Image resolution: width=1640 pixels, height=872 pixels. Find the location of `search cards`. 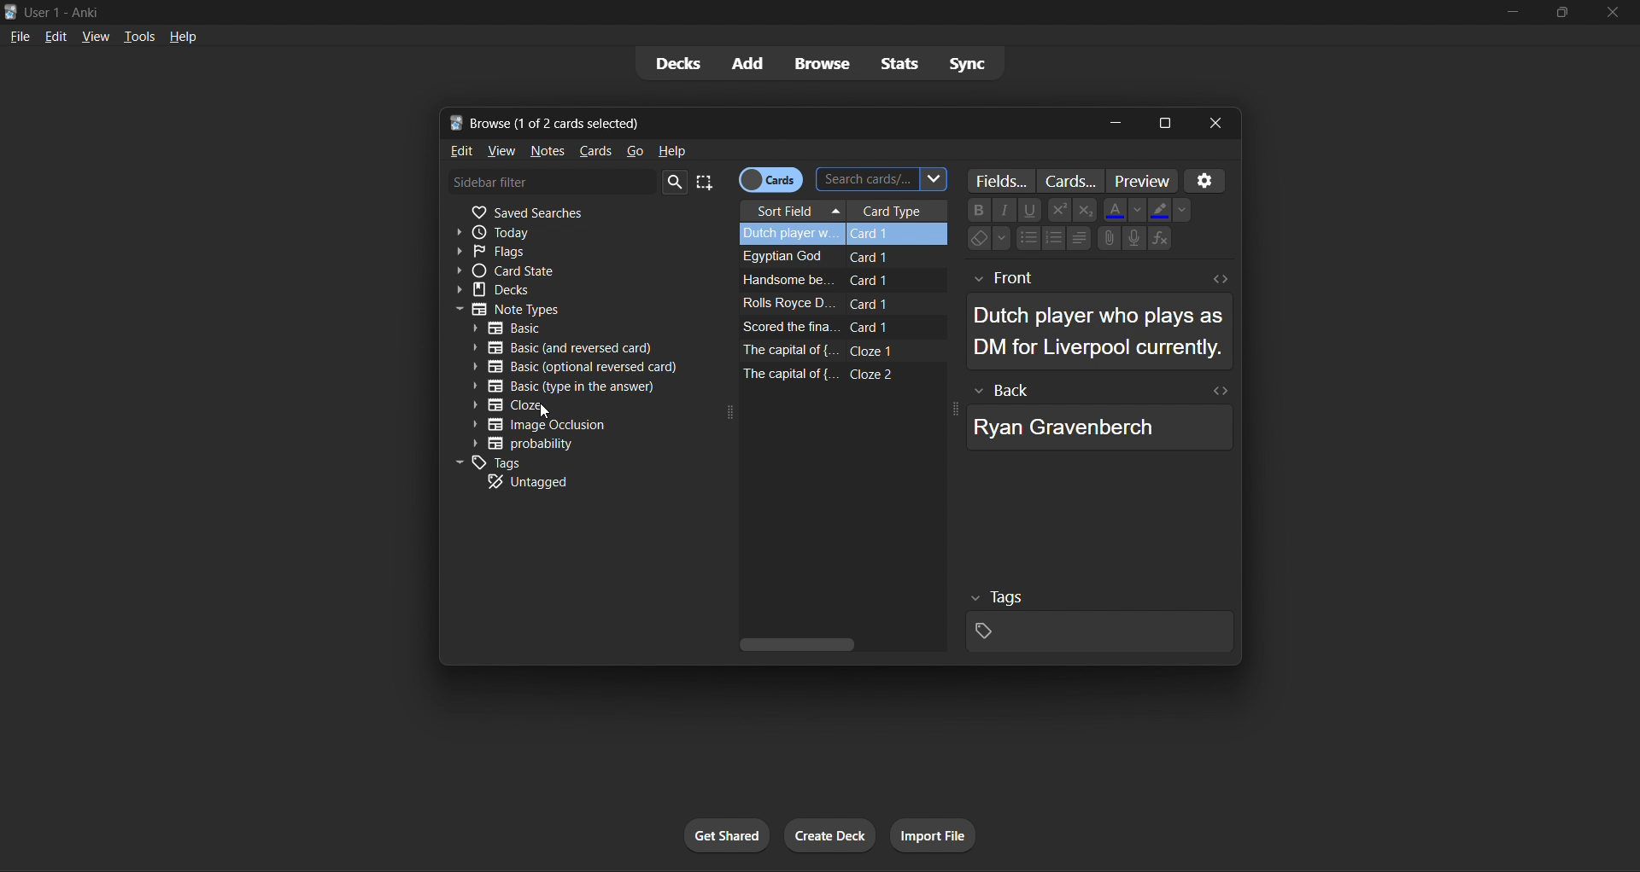

search cards is located at coordinates (882, 180).